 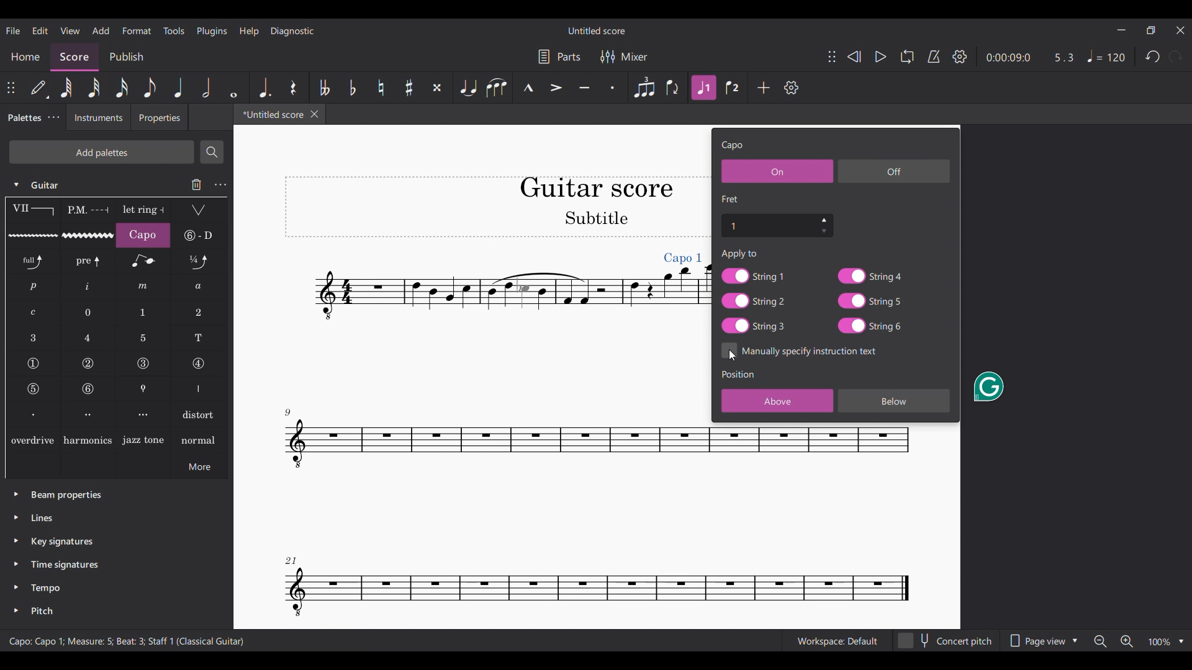 What do you see at coordinates (220, 185) in the screenshot?
I see `Guitar settings` at bounding box center [220, 185].